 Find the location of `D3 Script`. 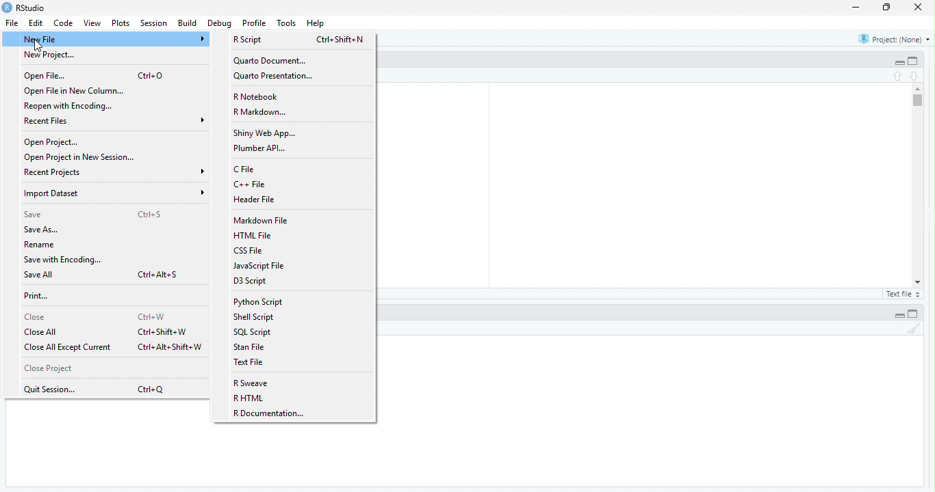

D3 Script is located at coordinates (251, 280).